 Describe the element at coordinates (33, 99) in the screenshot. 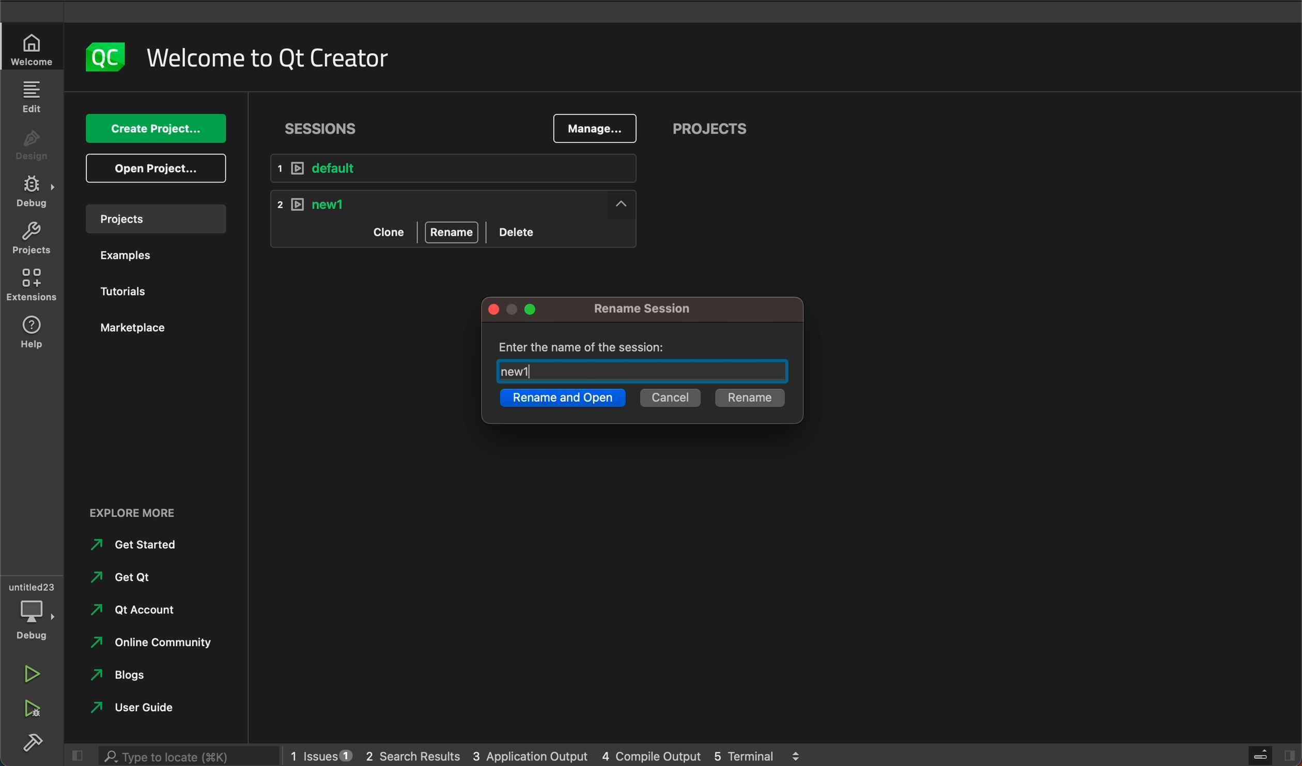

I see `edit` at that location.